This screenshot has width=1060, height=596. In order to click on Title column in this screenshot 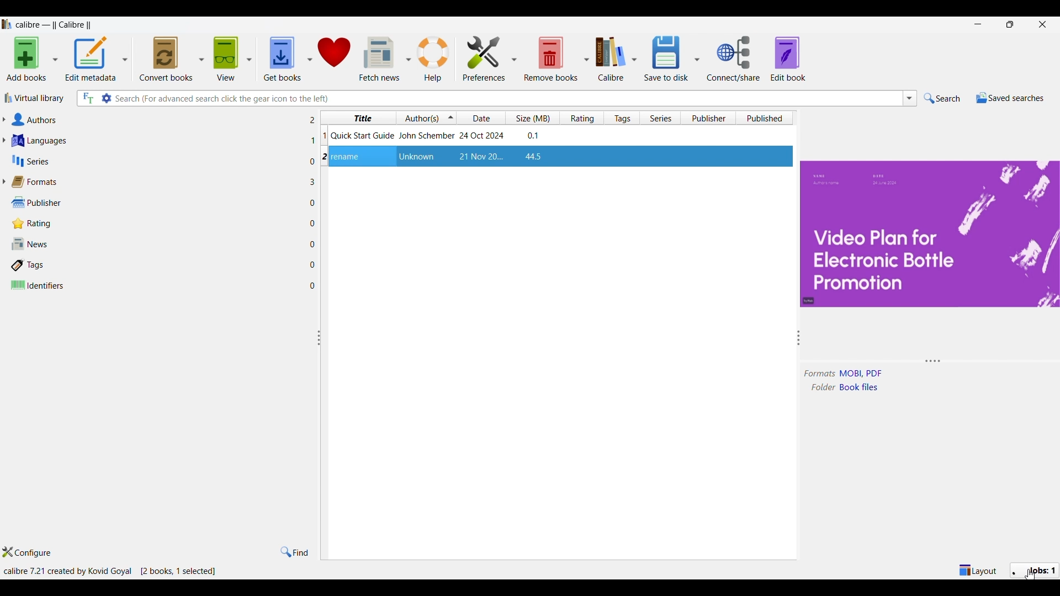, I will do `click(358, 118)`.